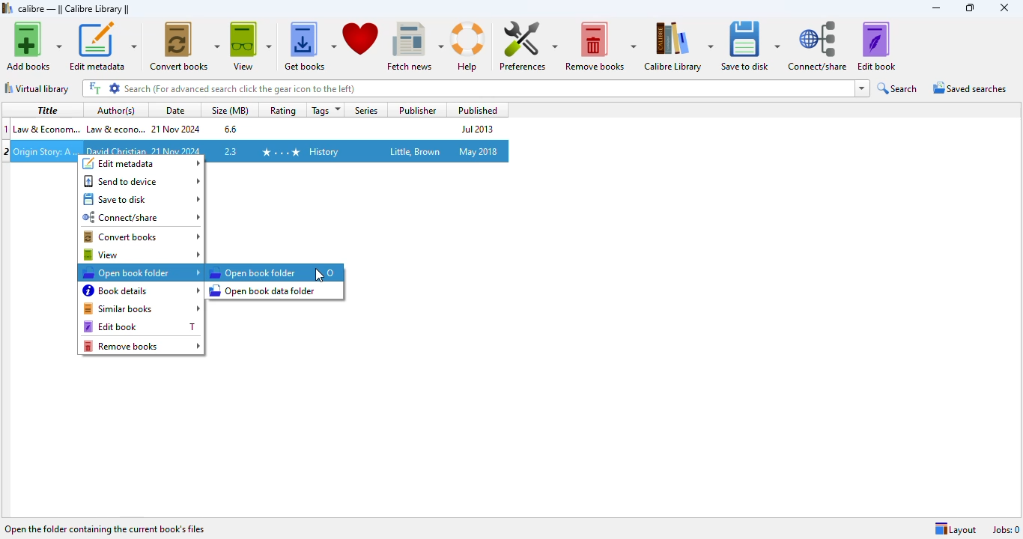 This screenshot has width=1023, height=539. What do you see at coordinates (45, 109) in the screenshot?
I see `title` at bounding box center [45, 109].